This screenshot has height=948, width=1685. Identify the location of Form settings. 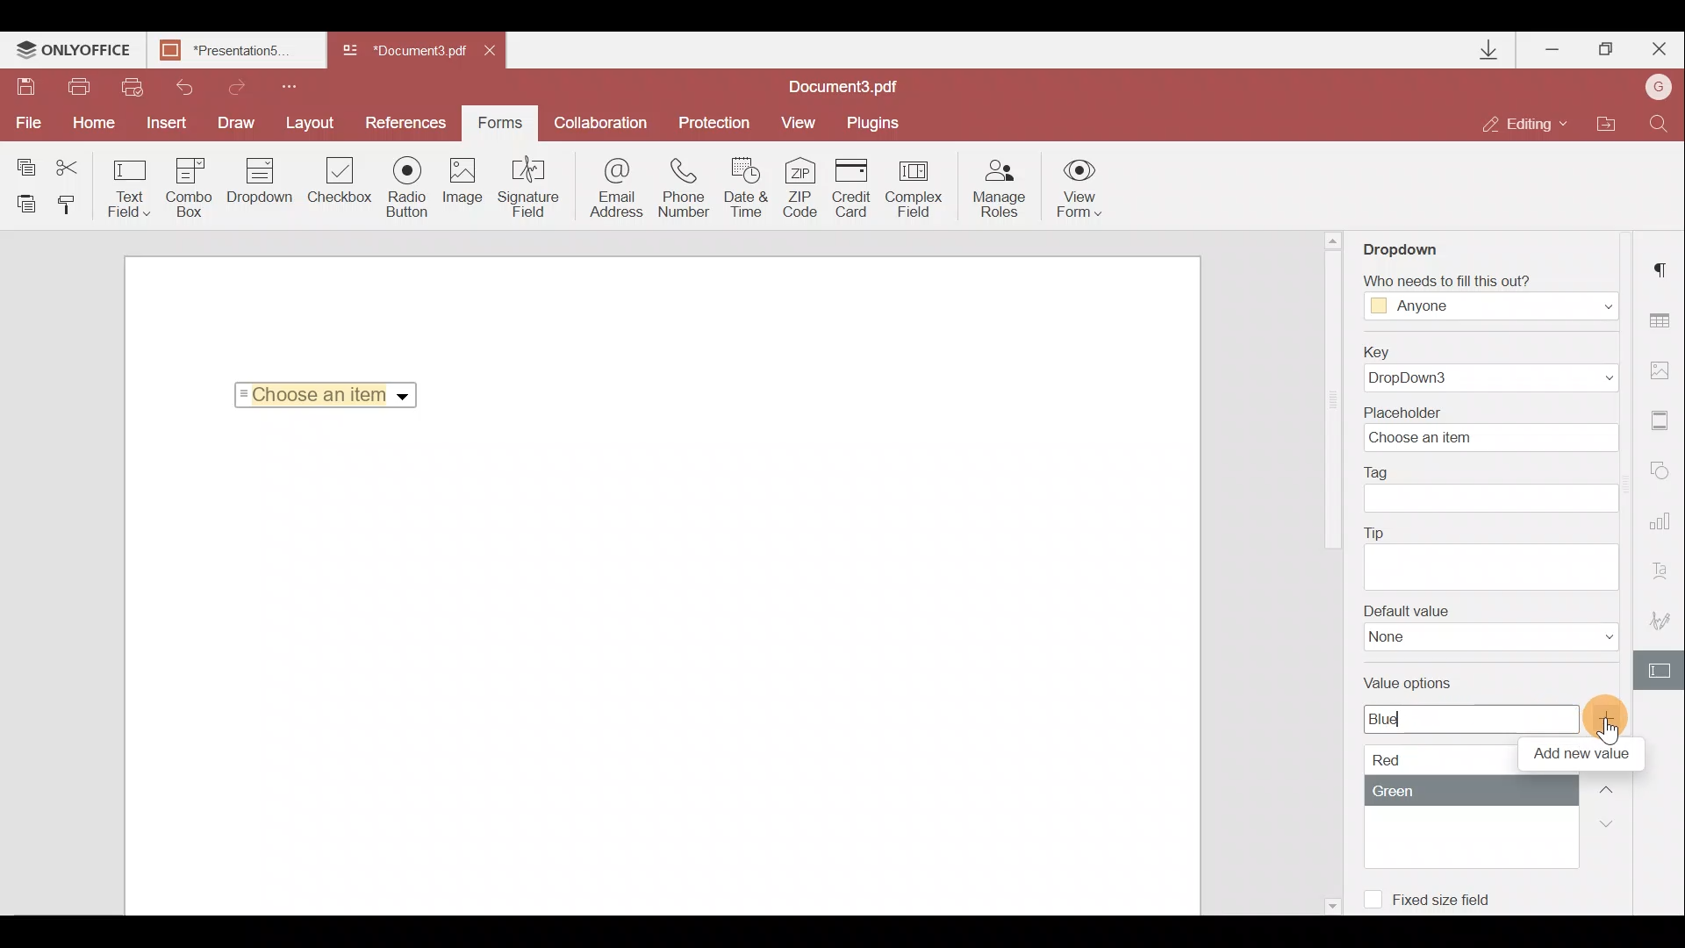
(1660, 669).